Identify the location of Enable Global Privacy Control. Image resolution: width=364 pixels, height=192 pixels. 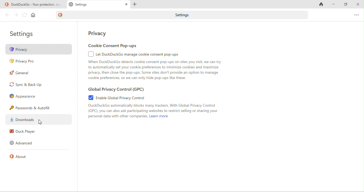
(122, 98).